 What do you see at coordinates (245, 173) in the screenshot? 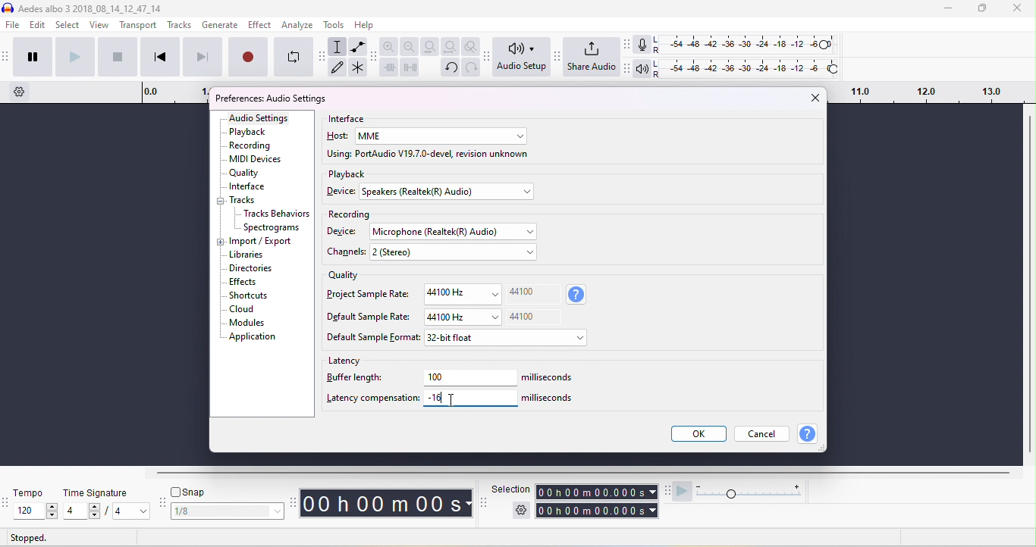
I see `quality` at bounding box center [245, 173].